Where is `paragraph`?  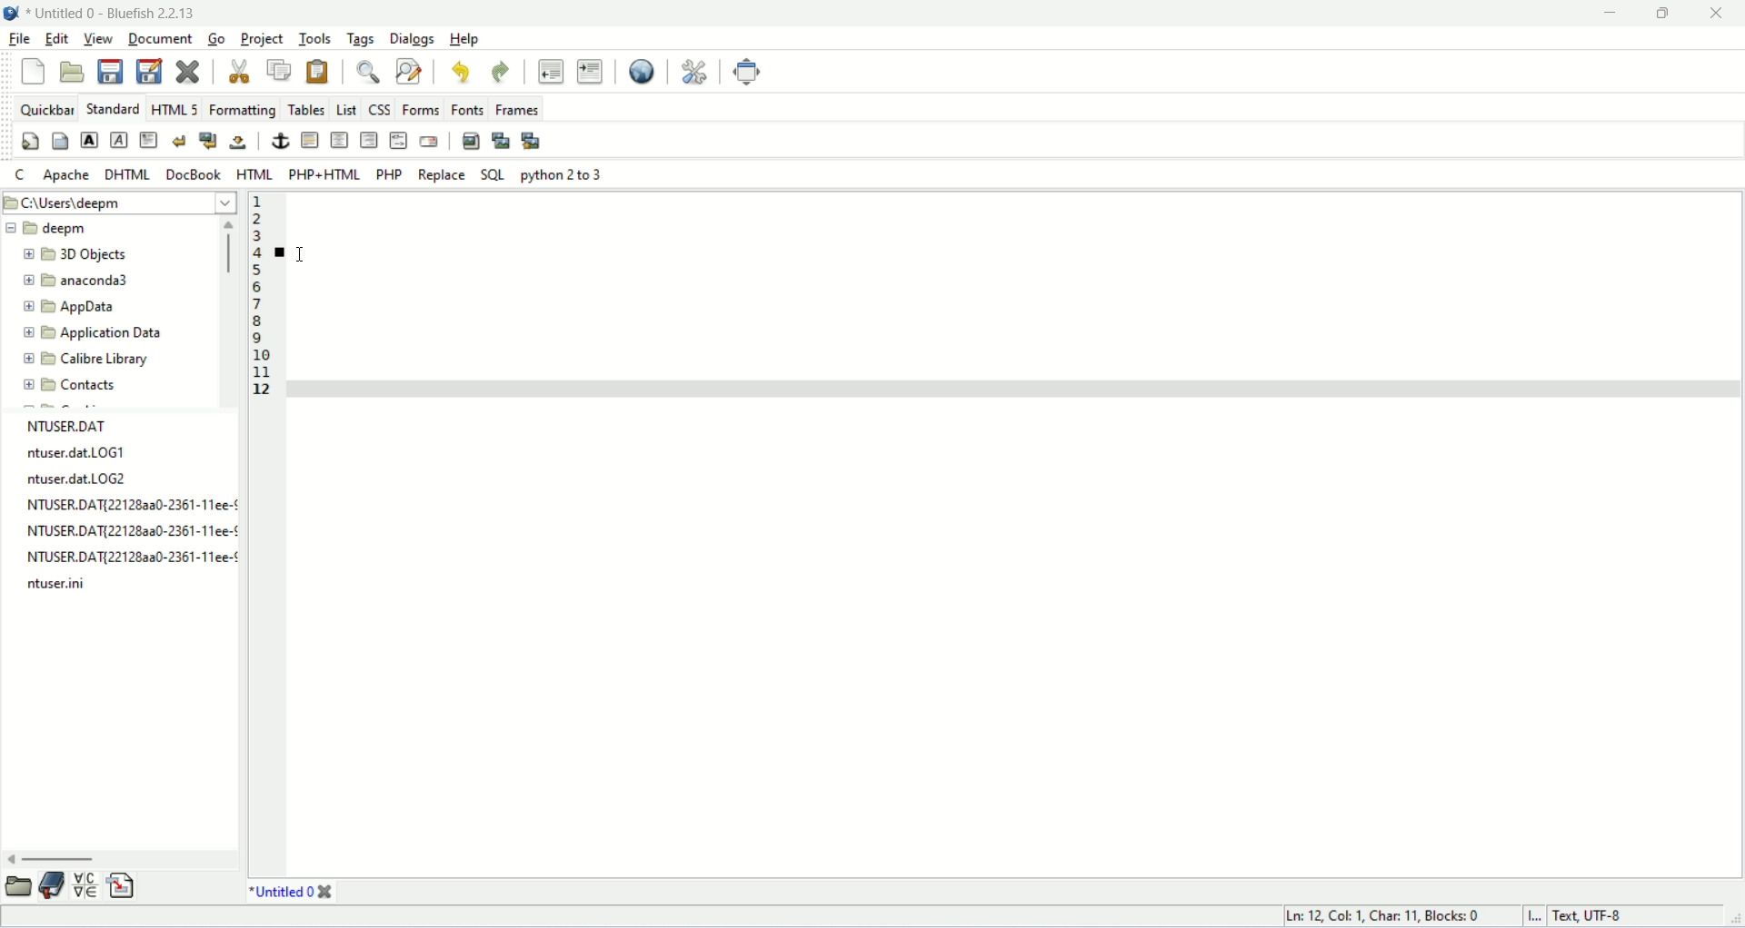
paragraph is located at coordinates (150, 140).